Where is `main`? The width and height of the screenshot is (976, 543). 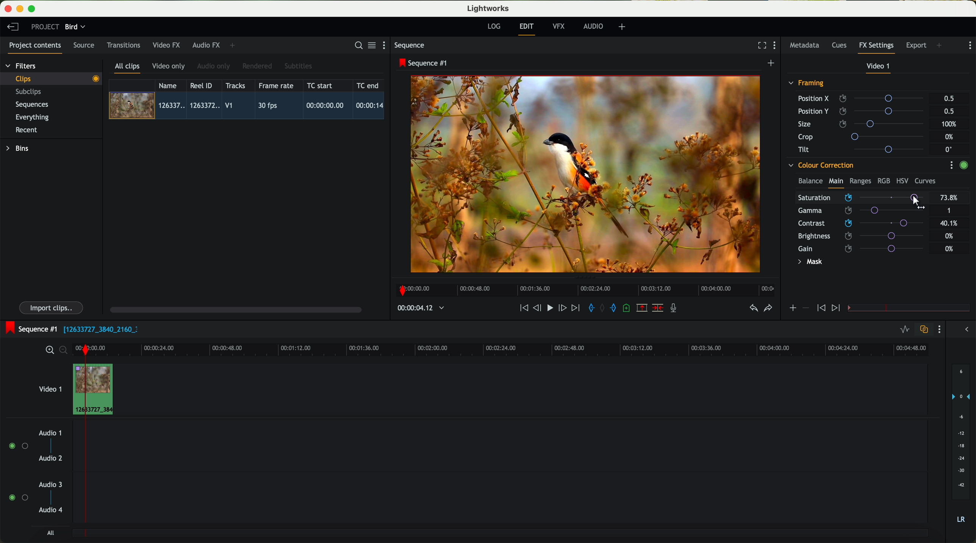
main is located at coordinates (836, 182).